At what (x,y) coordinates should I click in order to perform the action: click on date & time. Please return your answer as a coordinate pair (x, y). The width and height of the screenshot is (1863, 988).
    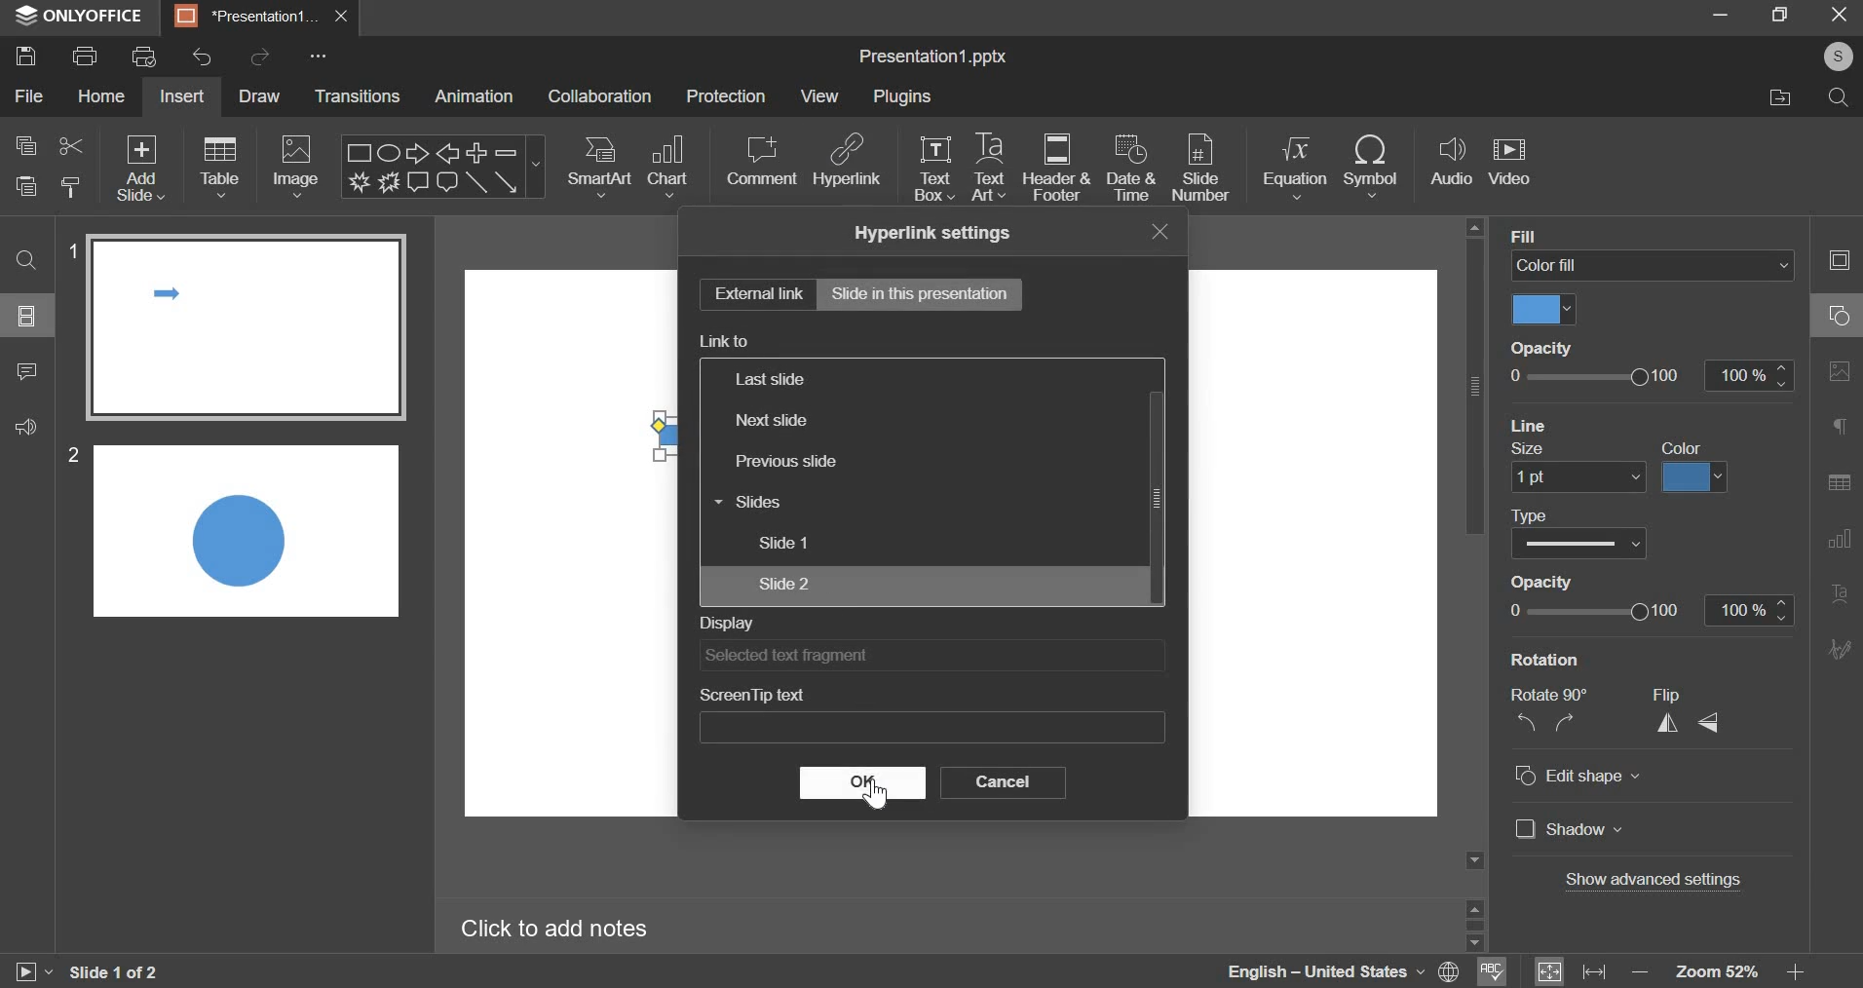
    Looking at the image, I should click on (1133, 171).